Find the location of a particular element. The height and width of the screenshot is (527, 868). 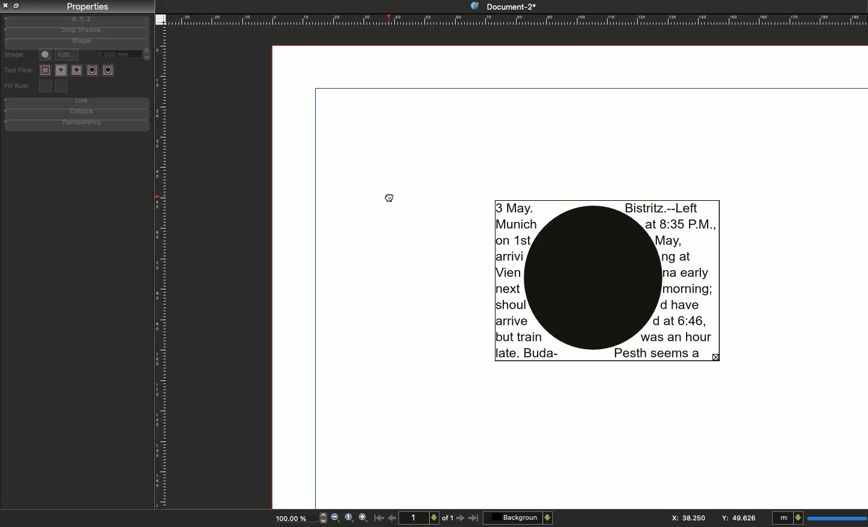

Text flow wrap is located at coordinates (77, 71).